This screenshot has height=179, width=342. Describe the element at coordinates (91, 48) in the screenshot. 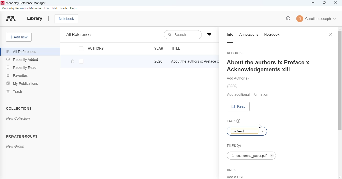

I see `authors` at that location.